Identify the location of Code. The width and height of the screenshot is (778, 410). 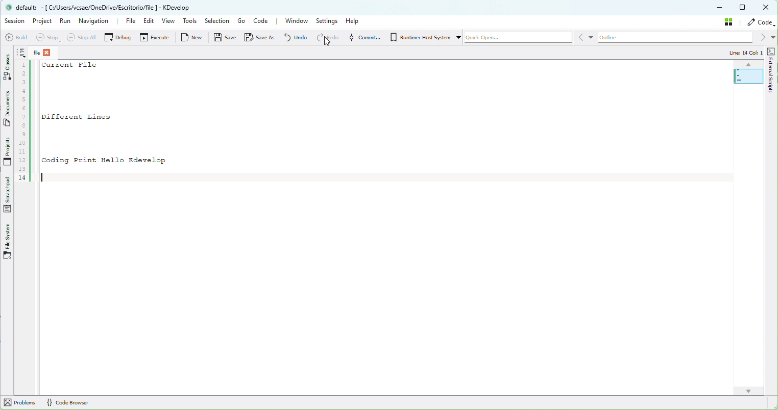
(263, 20).